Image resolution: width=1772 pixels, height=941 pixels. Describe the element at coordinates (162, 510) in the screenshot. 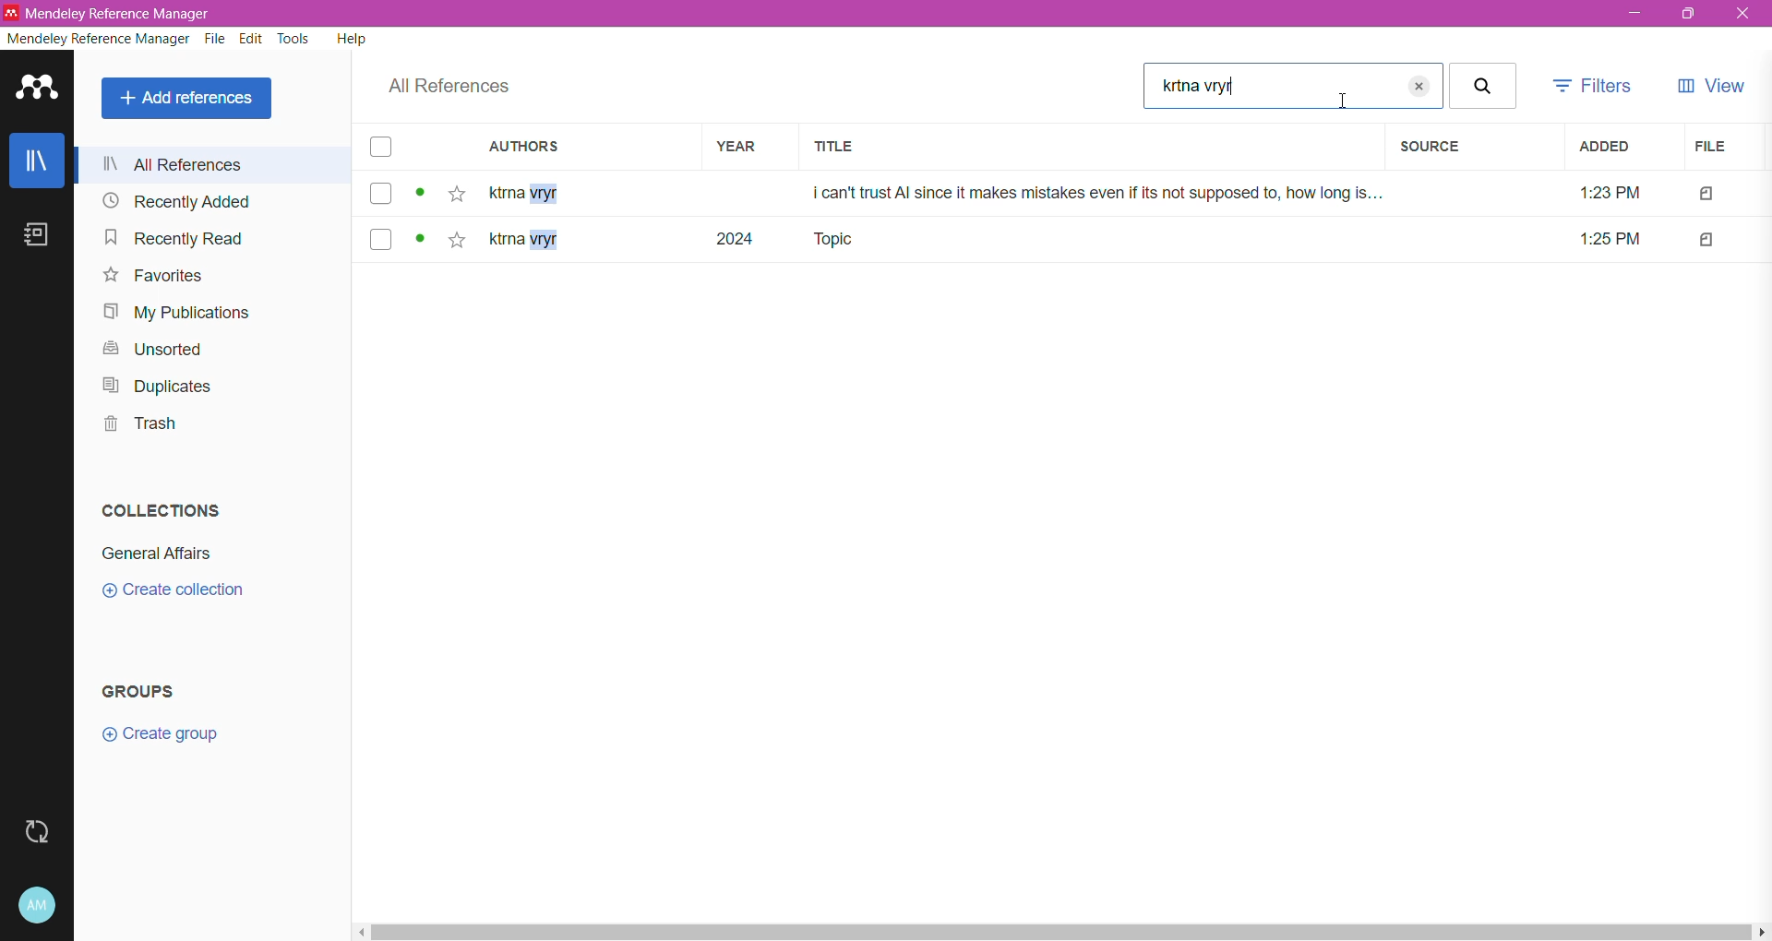

I see `Collections` at that location.